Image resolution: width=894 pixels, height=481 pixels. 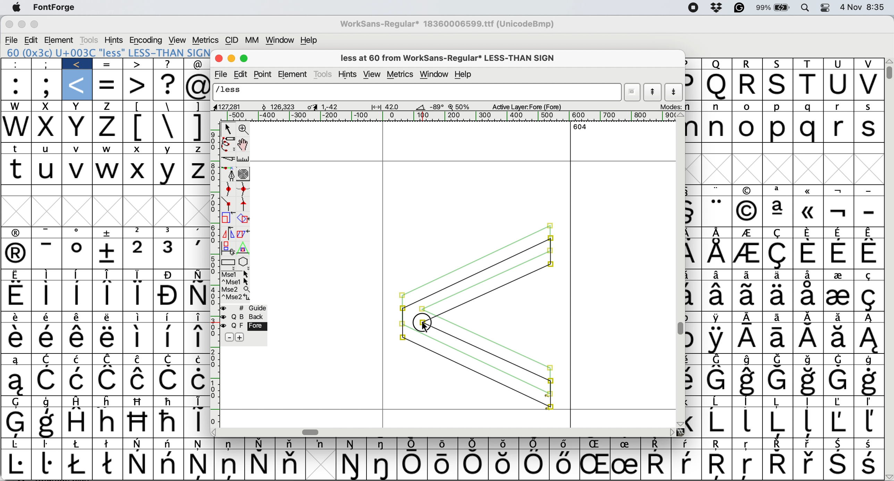 What do you see at coordinates (807, 212) in the screenshot?
I see `Symbol` at bounding box center [807, 212].